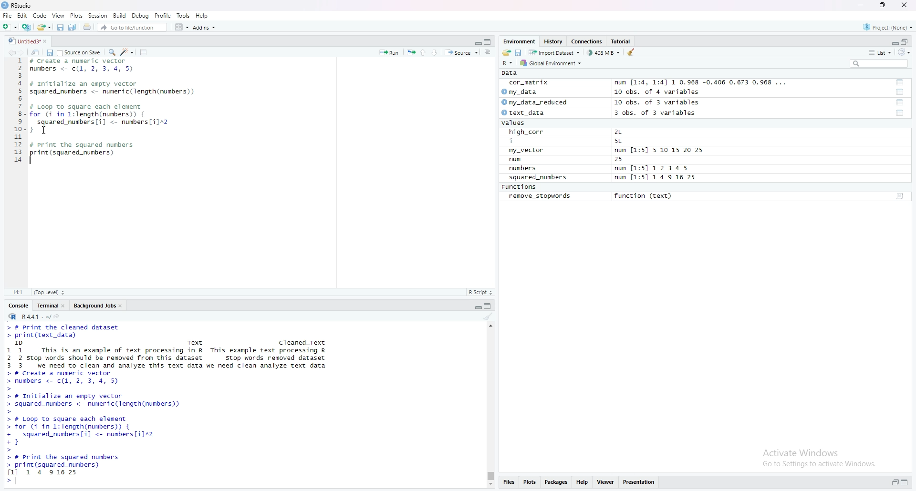 The image size is (916, 491). What do you see at coordinates (904, 52) in the screenshot?
I see `refresh options` at bounding box center [904, 52].